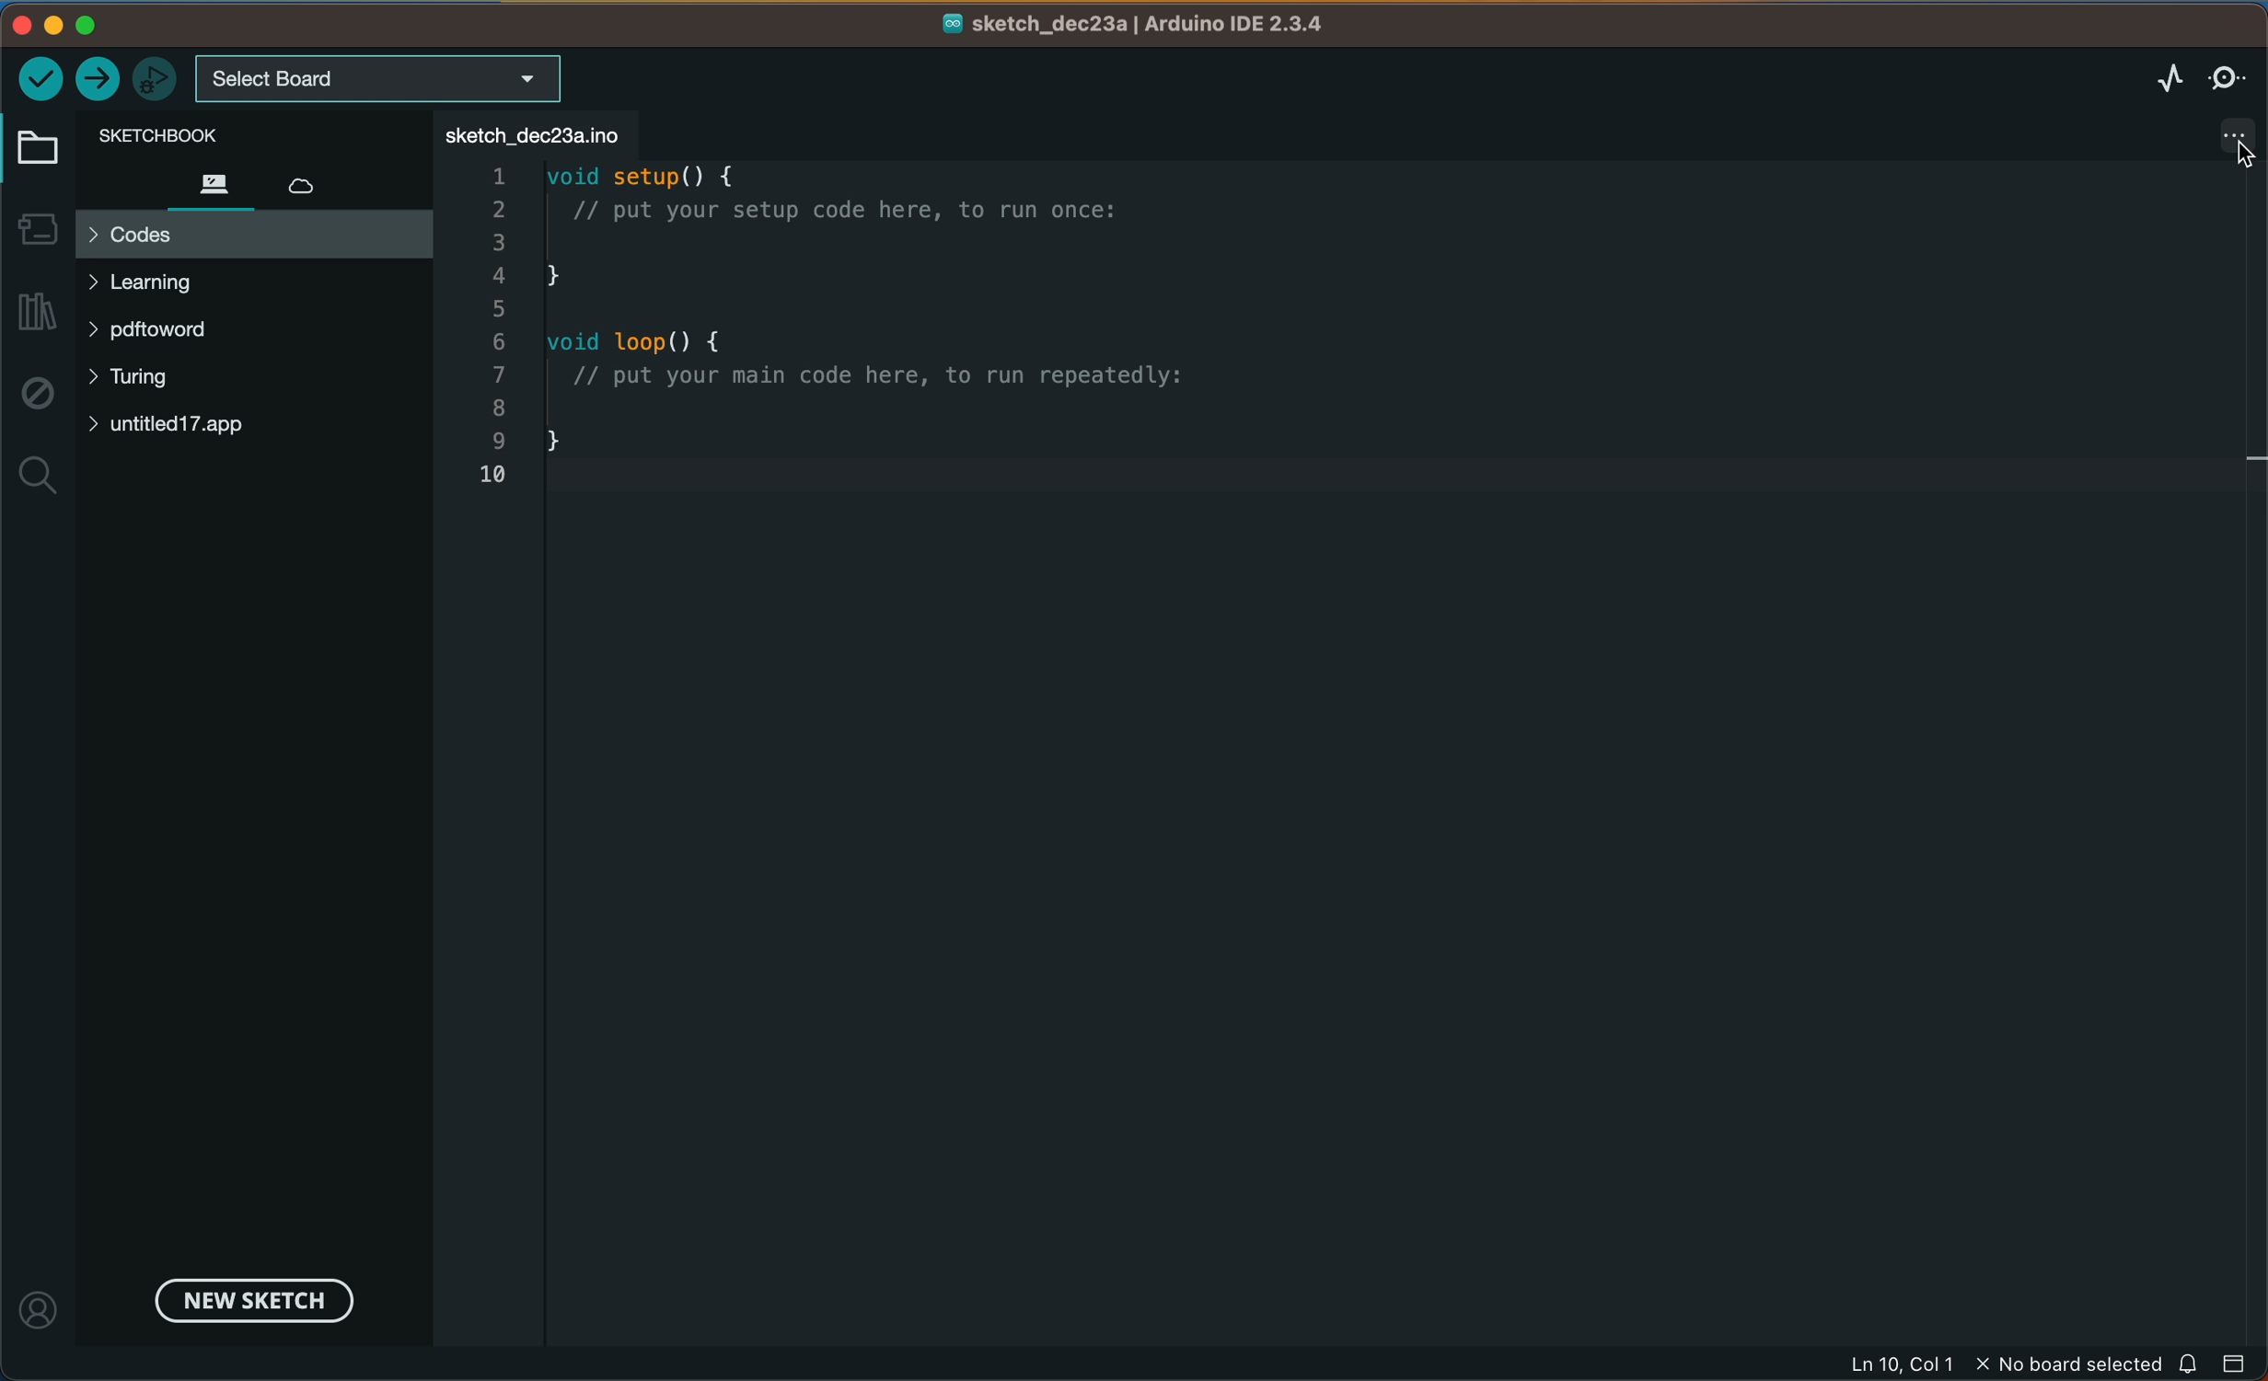  What do you see at coordinates (98, 80) in the screenshot?
I see `upload` at bounding box center [98, 80].